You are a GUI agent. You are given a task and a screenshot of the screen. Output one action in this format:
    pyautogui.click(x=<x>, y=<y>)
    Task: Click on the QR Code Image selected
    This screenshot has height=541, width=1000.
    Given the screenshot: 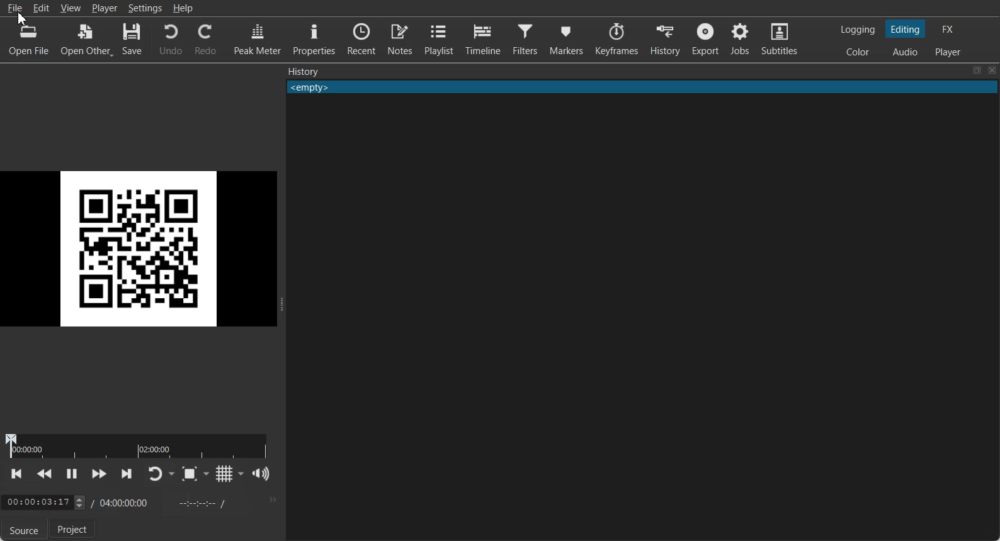 What is the action you would take?
    pyautogui.click(x=138, y=249)
    